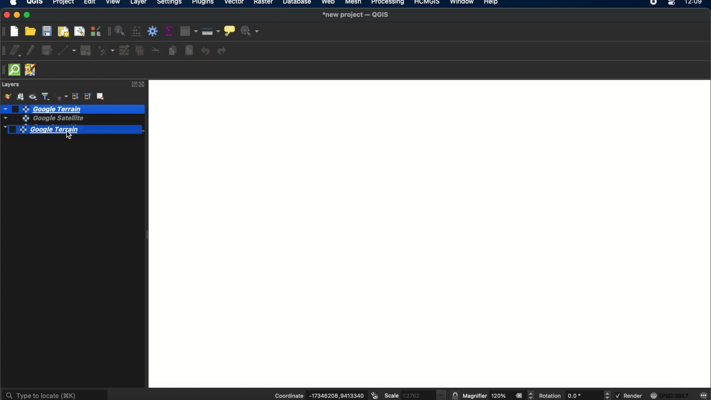  What do you see at coordinates (654, 3) in the screenshot?
I see `recorder icon` at bounding box center [654, 3].